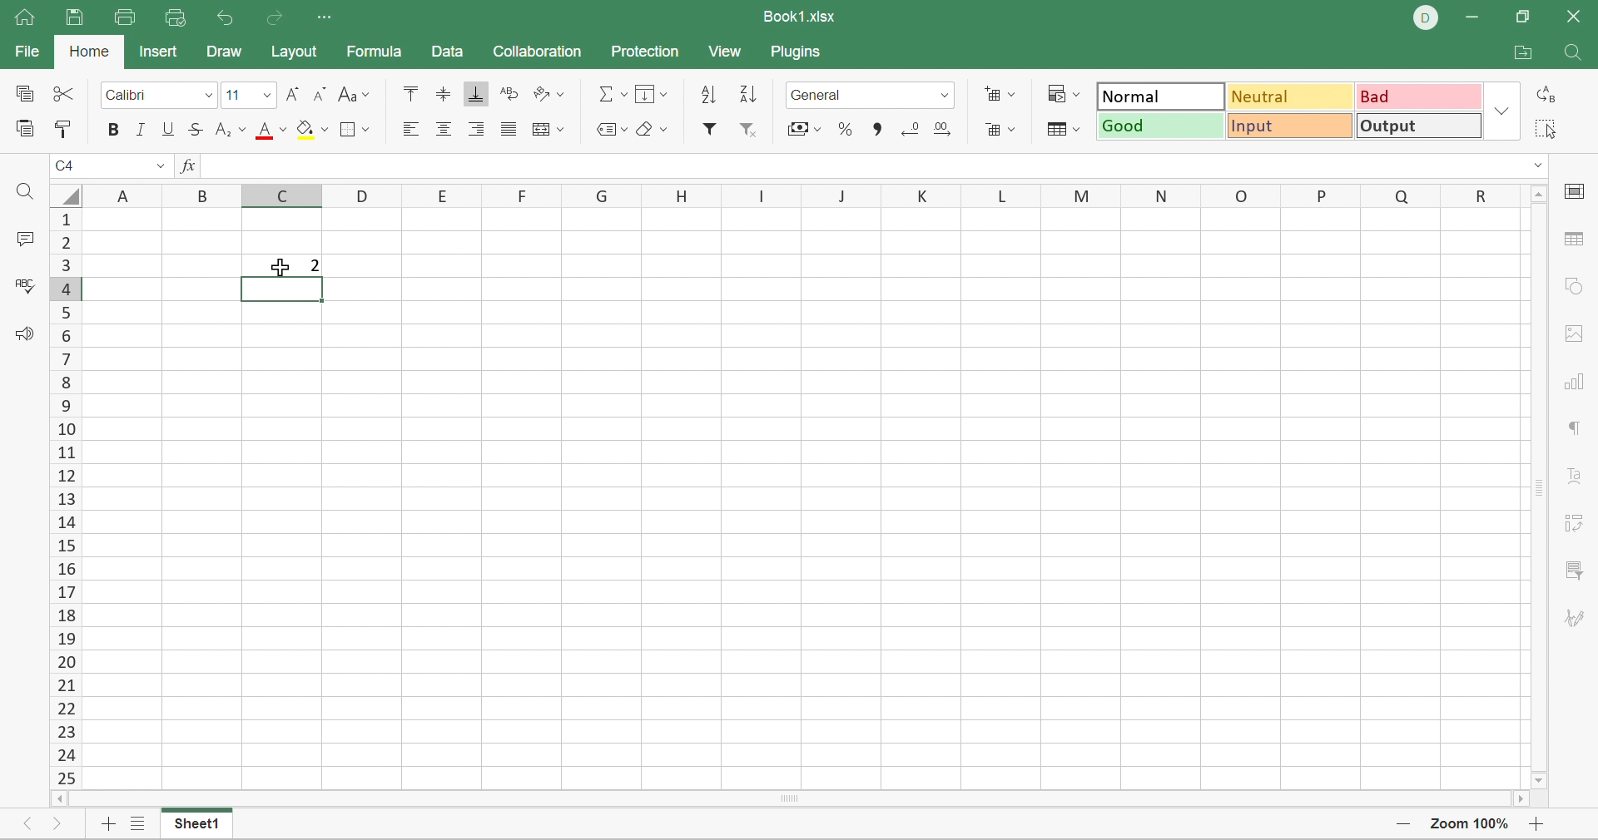 The width and height of the screenshot is (1598, 840). I want to click on Normal, so click(1160, 95).